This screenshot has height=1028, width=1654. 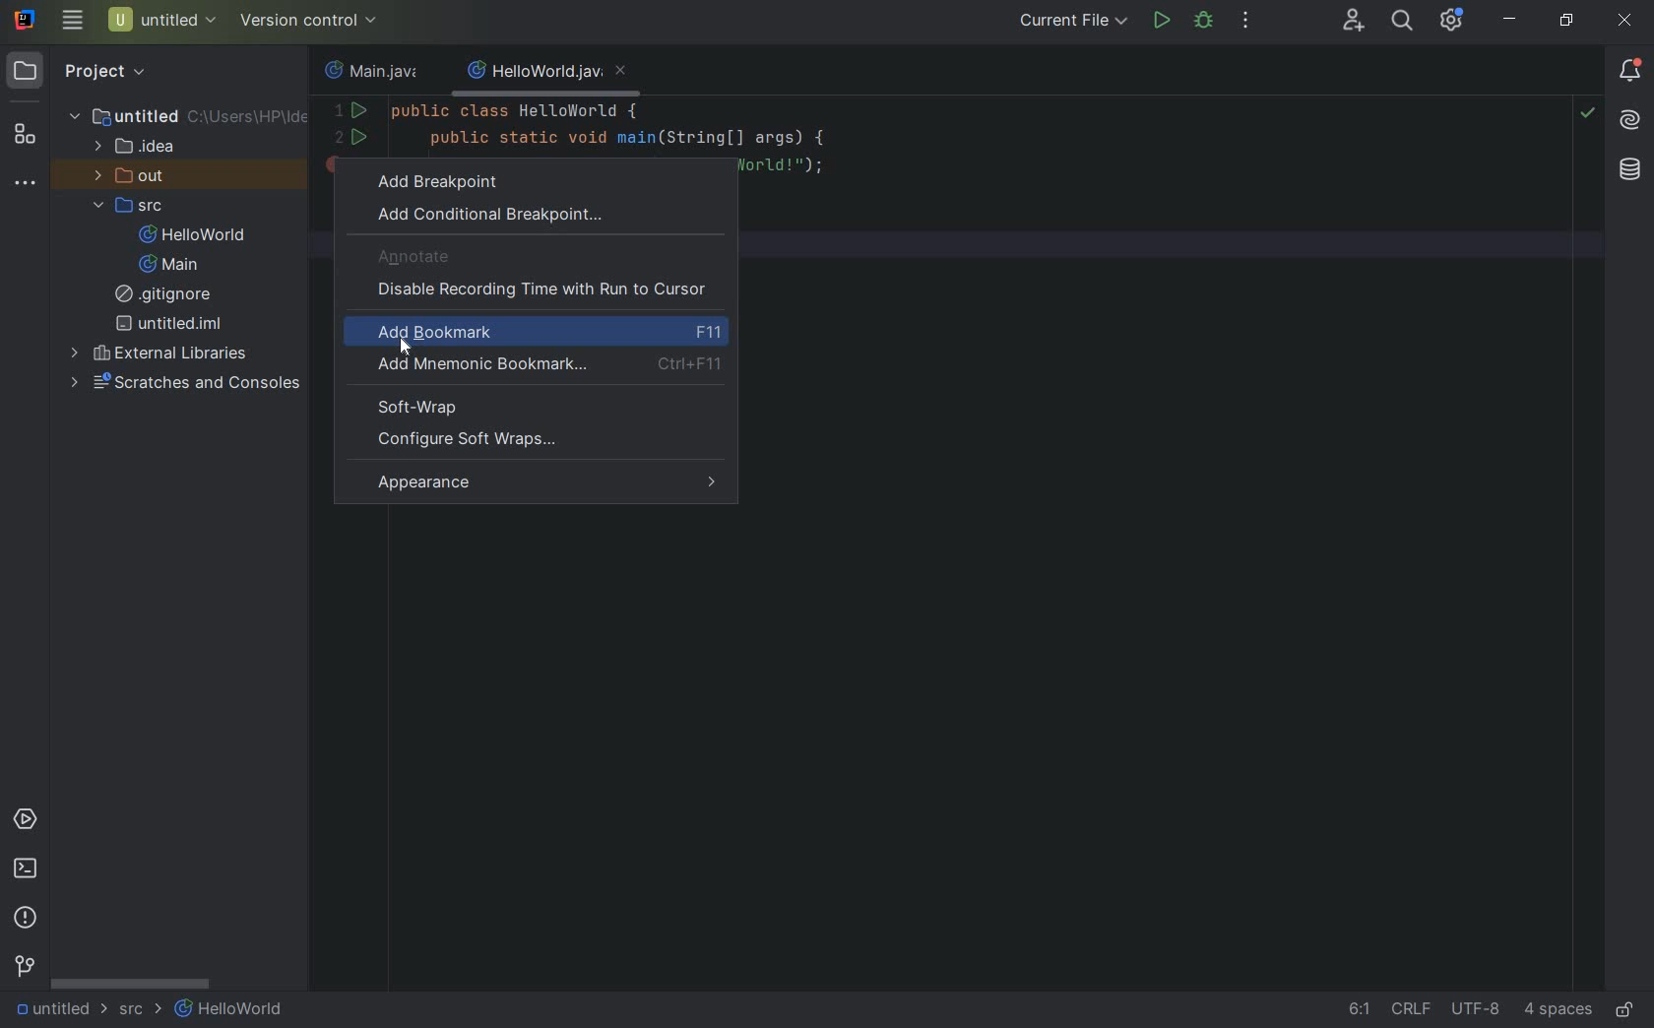 I want to click on debug, so click(x=1203, y=22).